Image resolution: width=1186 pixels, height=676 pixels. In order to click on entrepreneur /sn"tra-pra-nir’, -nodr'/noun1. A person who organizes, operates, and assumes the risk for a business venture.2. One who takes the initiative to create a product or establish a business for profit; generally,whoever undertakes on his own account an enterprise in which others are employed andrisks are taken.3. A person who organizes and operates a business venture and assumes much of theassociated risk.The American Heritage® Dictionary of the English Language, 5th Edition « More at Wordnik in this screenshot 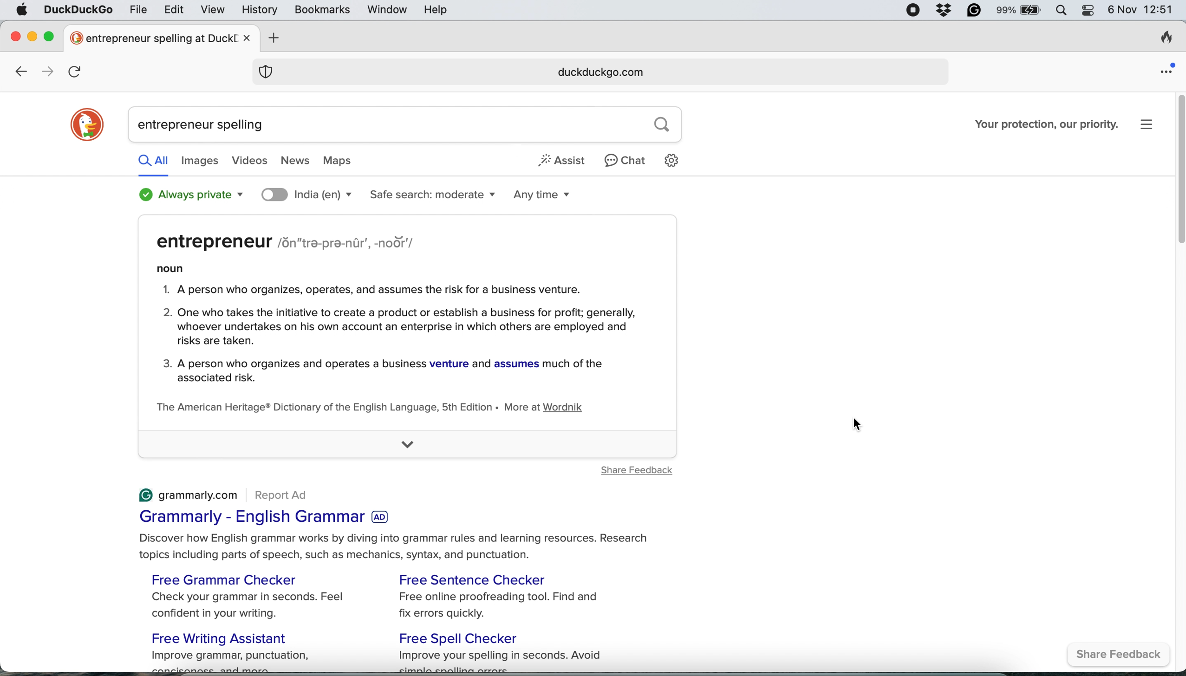, I will do `click(397, 323)`.